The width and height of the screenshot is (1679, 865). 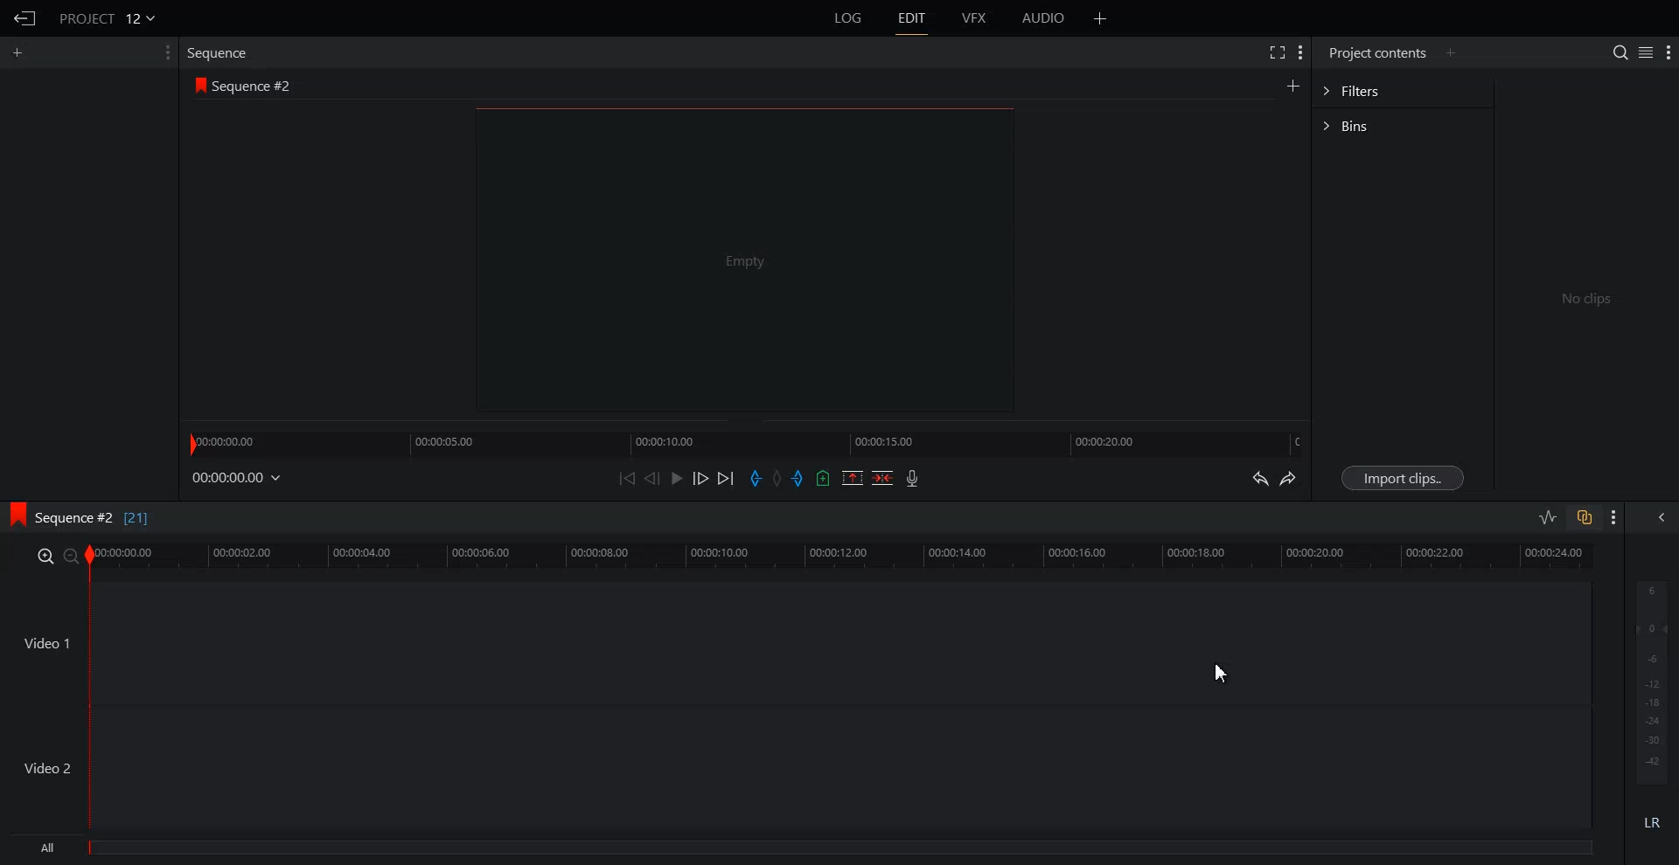 What do you see at coordinates (852, 477) in the screenshot?
I see `Remove the mark section` at bounding box center [852, 477].